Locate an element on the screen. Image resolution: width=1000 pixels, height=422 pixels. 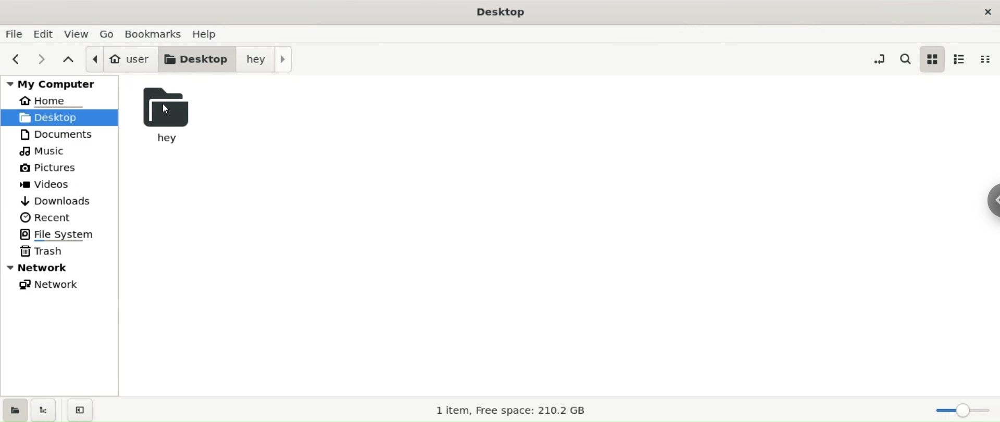
file system is located at coordinates (63, 234).